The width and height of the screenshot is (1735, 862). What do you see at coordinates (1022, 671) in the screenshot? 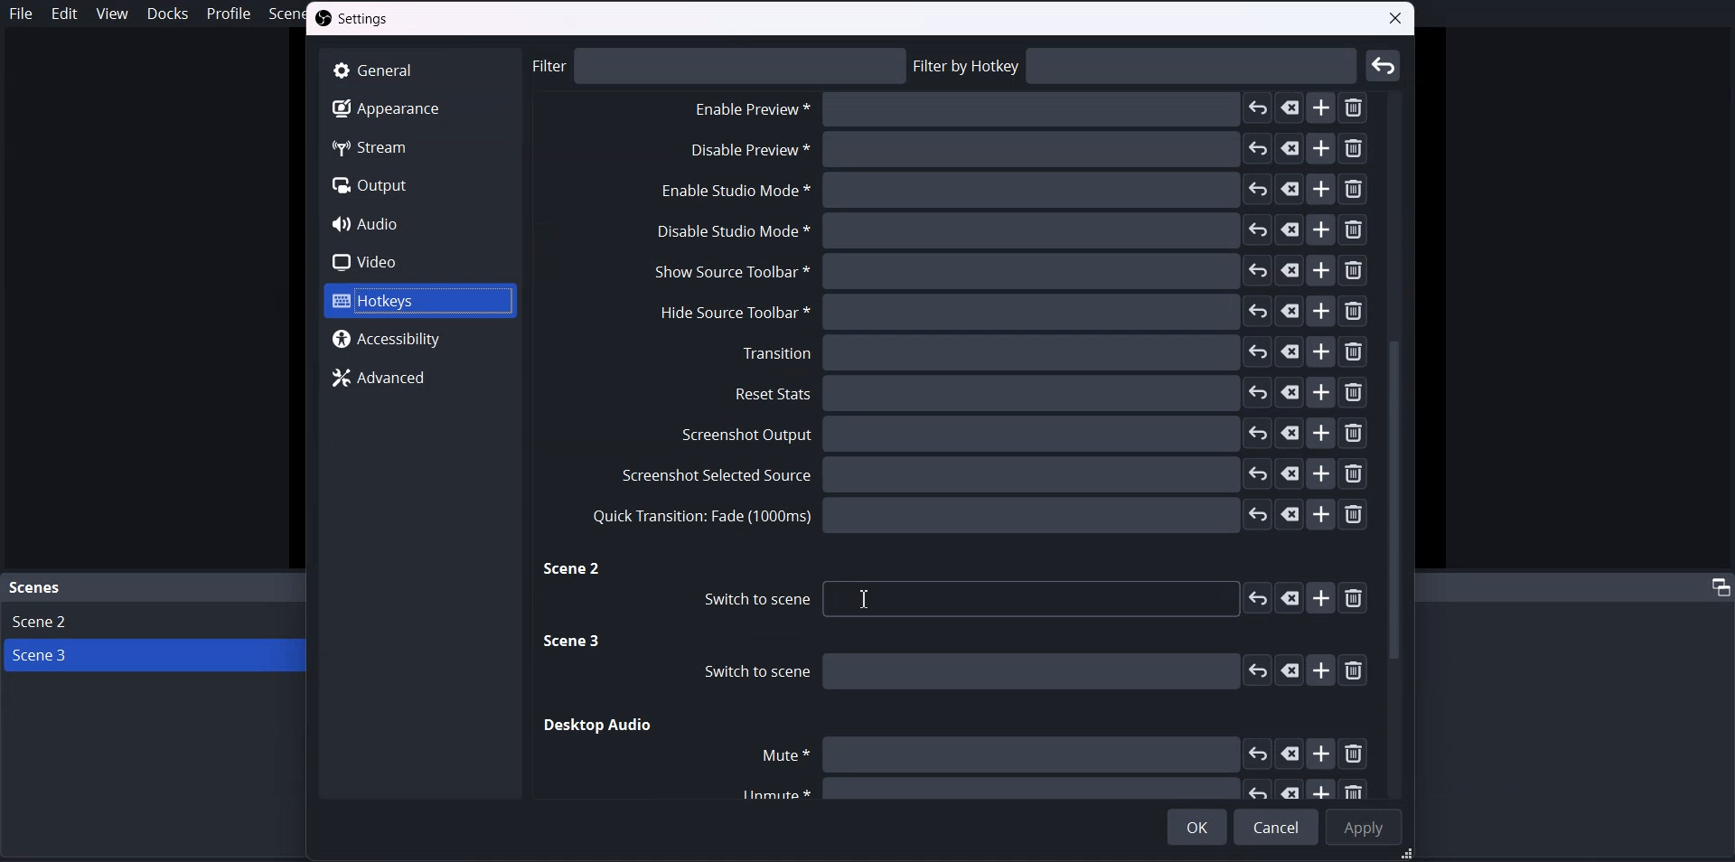
I see `Switch to scene` at bounding box center [1022, 671].